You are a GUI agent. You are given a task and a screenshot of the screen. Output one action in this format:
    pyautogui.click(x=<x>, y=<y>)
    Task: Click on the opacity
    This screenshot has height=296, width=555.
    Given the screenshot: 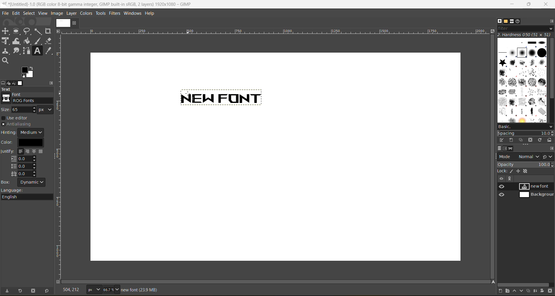 What is the action you would take?
    pyautogui.click(x=526, y=164)
    